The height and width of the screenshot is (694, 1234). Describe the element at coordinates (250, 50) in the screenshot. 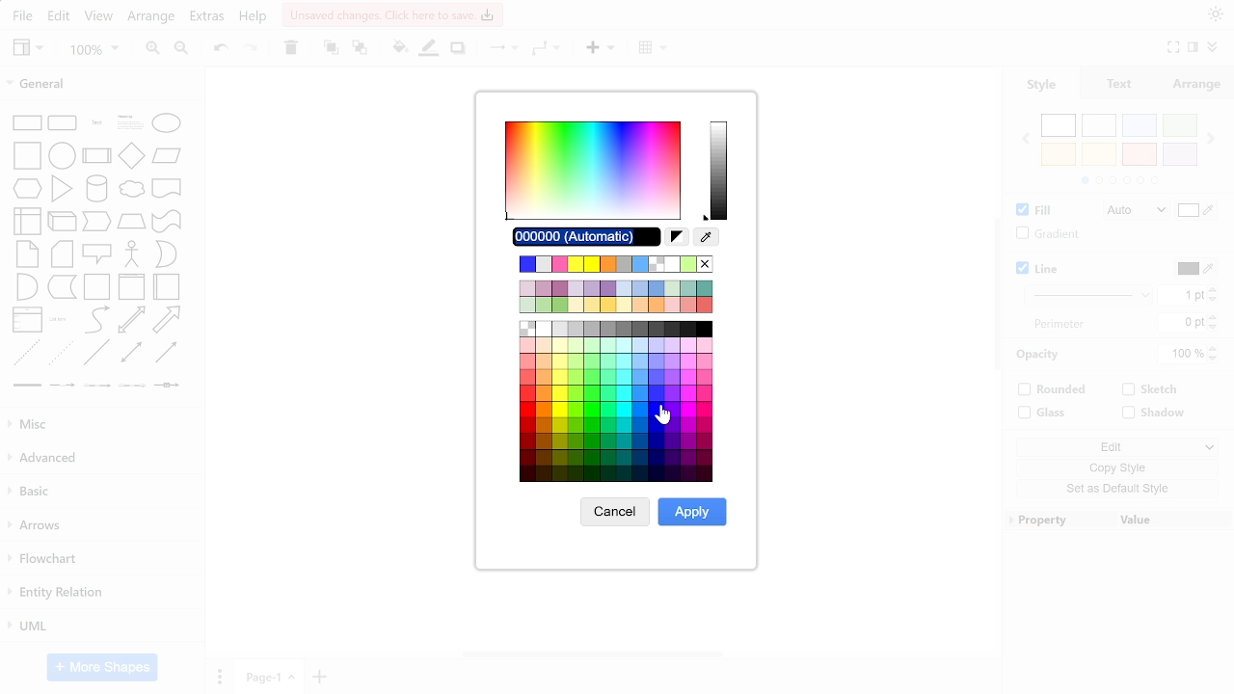

I see `redo` at that location.